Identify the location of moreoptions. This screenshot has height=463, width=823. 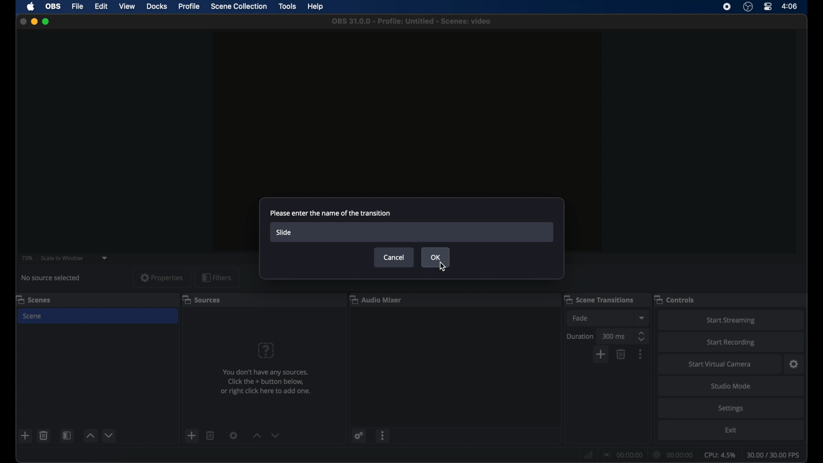
(641, 354).